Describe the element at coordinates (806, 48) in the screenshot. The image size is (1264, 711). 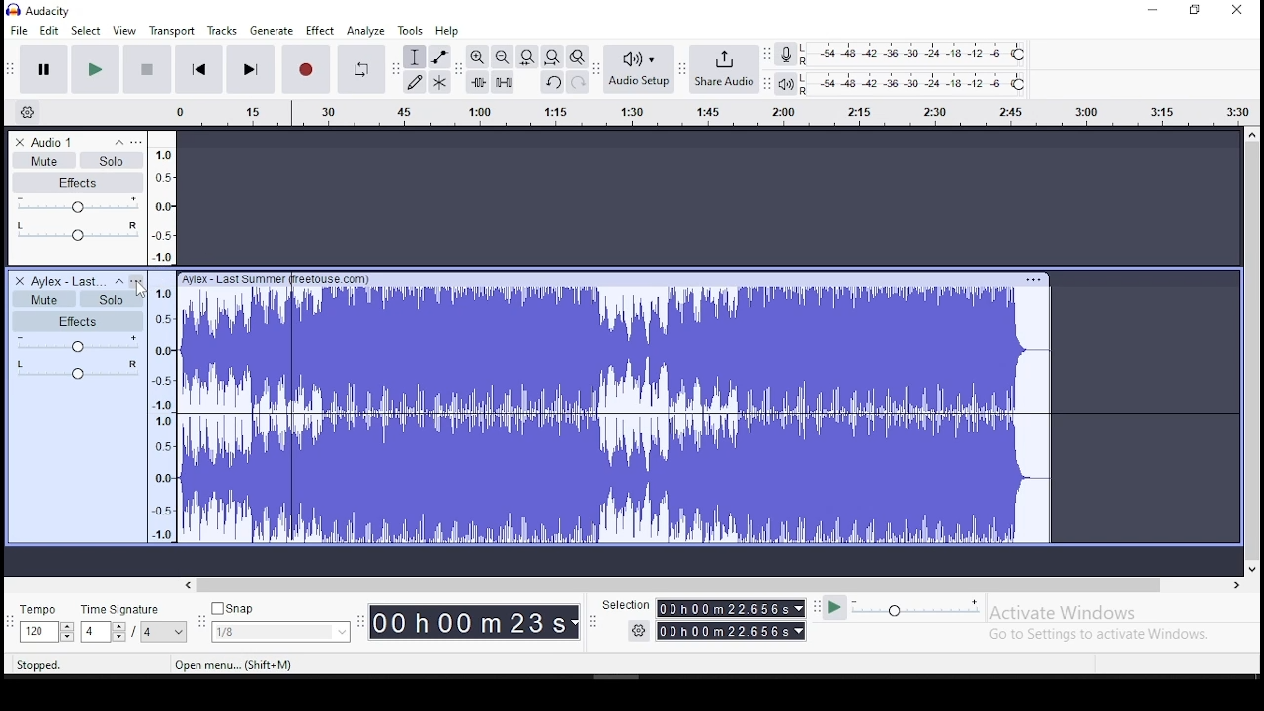
I see `L` at that location.